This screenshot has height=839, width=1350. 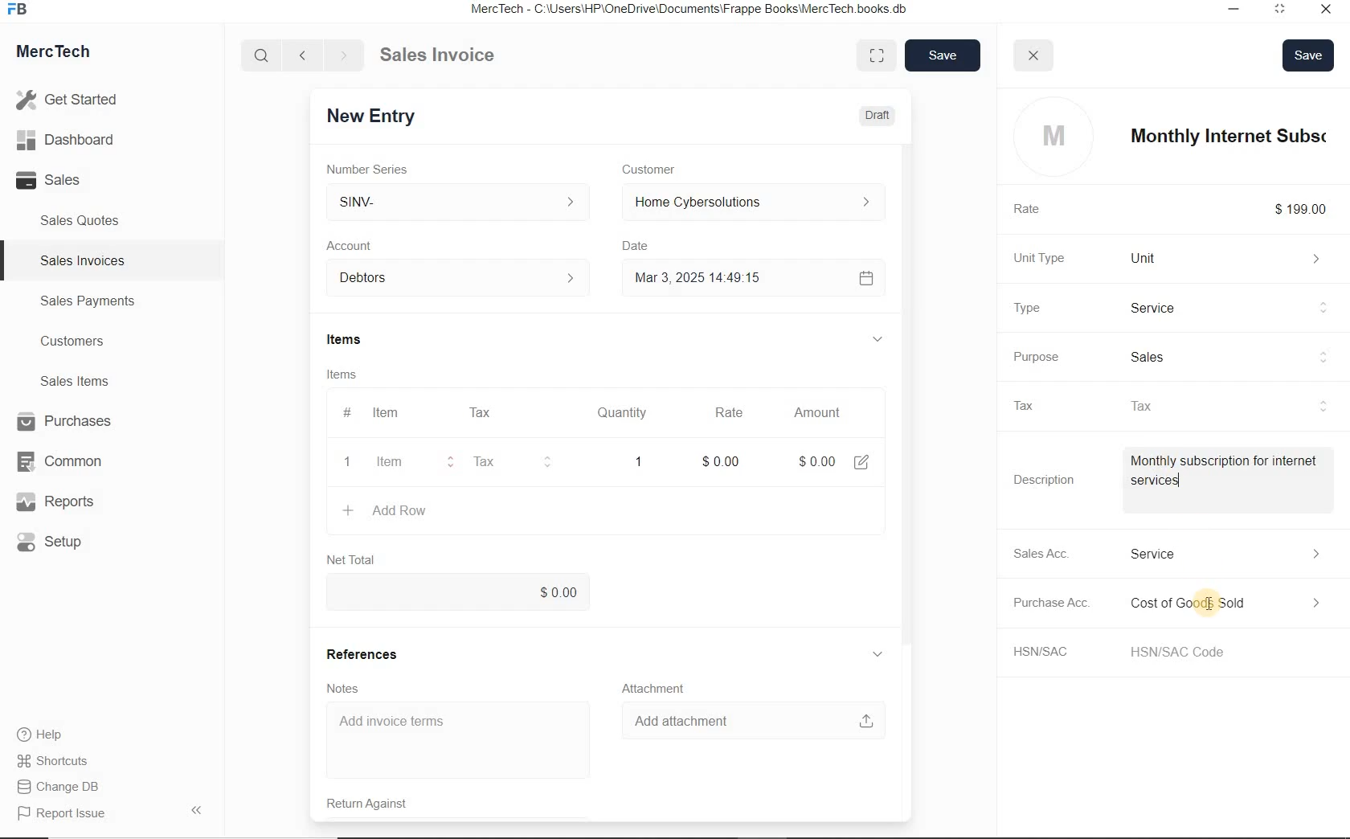 What do you see at coordinates (73, 141) in the screenshot?
I see `Dashboard` at bounding box center [73, 141].